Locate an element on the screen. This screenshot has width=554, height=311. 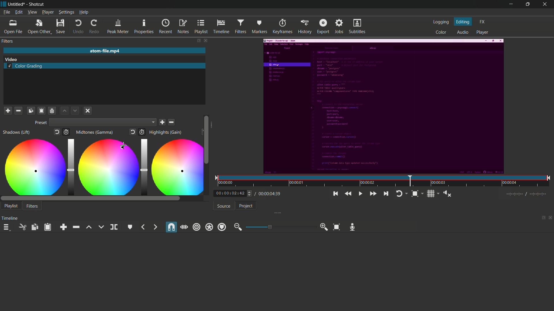
delete is located at coordinates (172, 122).